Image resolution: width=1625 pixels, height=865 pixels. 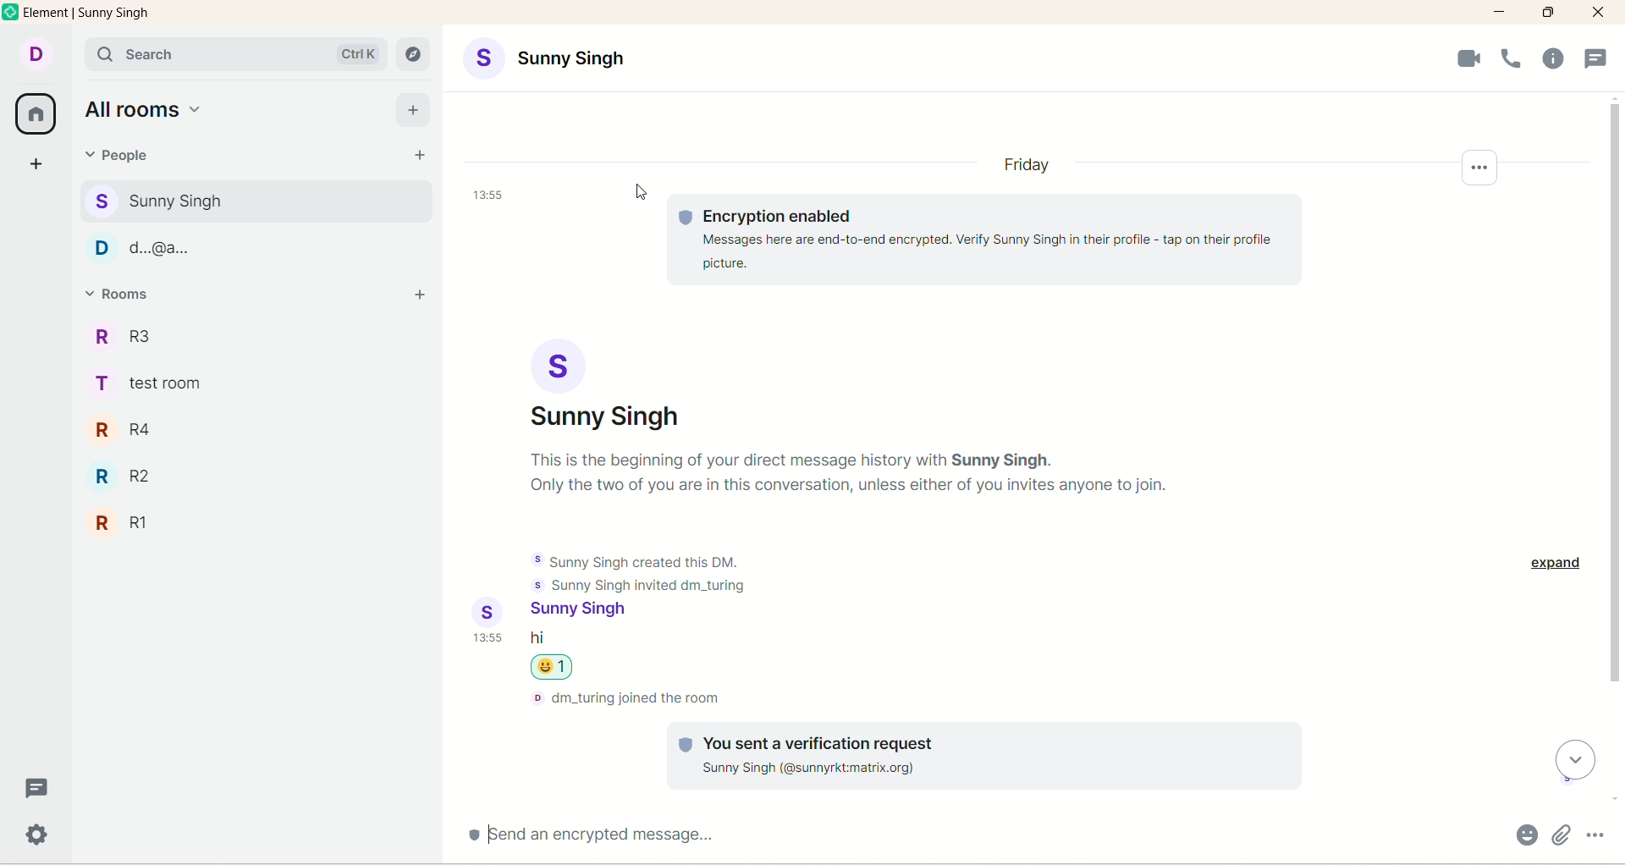 What do you see at coordinates (136, 335) in the screenshot?
I see `R3` at bounding box center [136, 335].